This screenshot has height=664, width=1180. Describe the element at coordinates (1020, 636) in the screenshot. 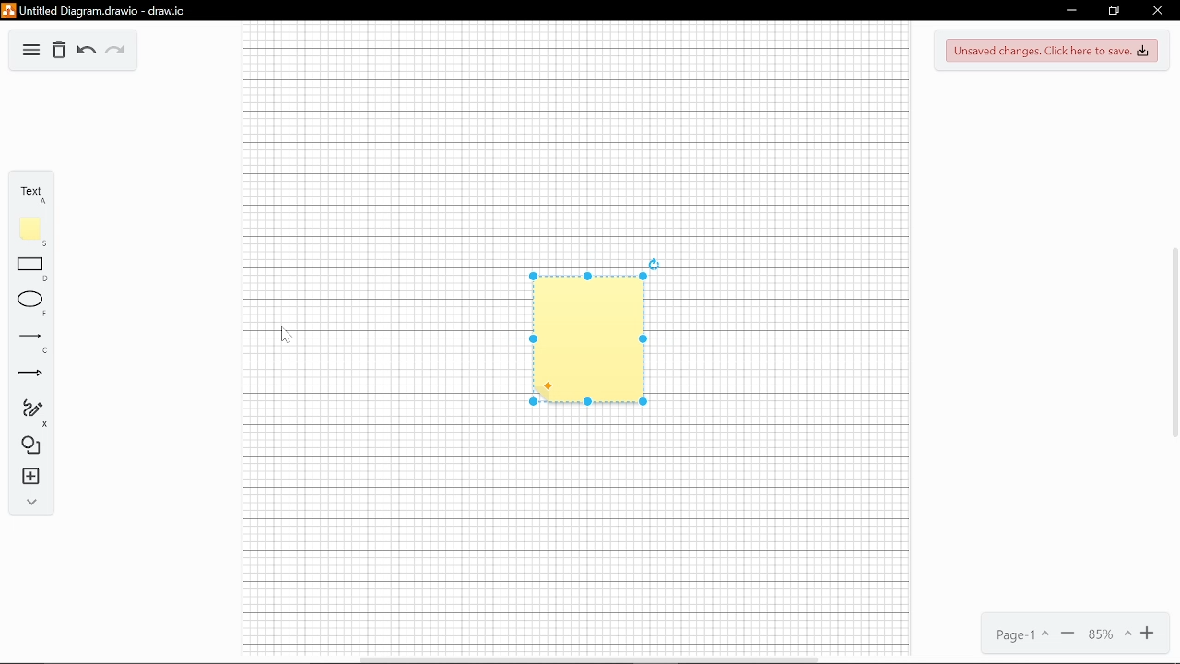

I see `Page 1` at that location.